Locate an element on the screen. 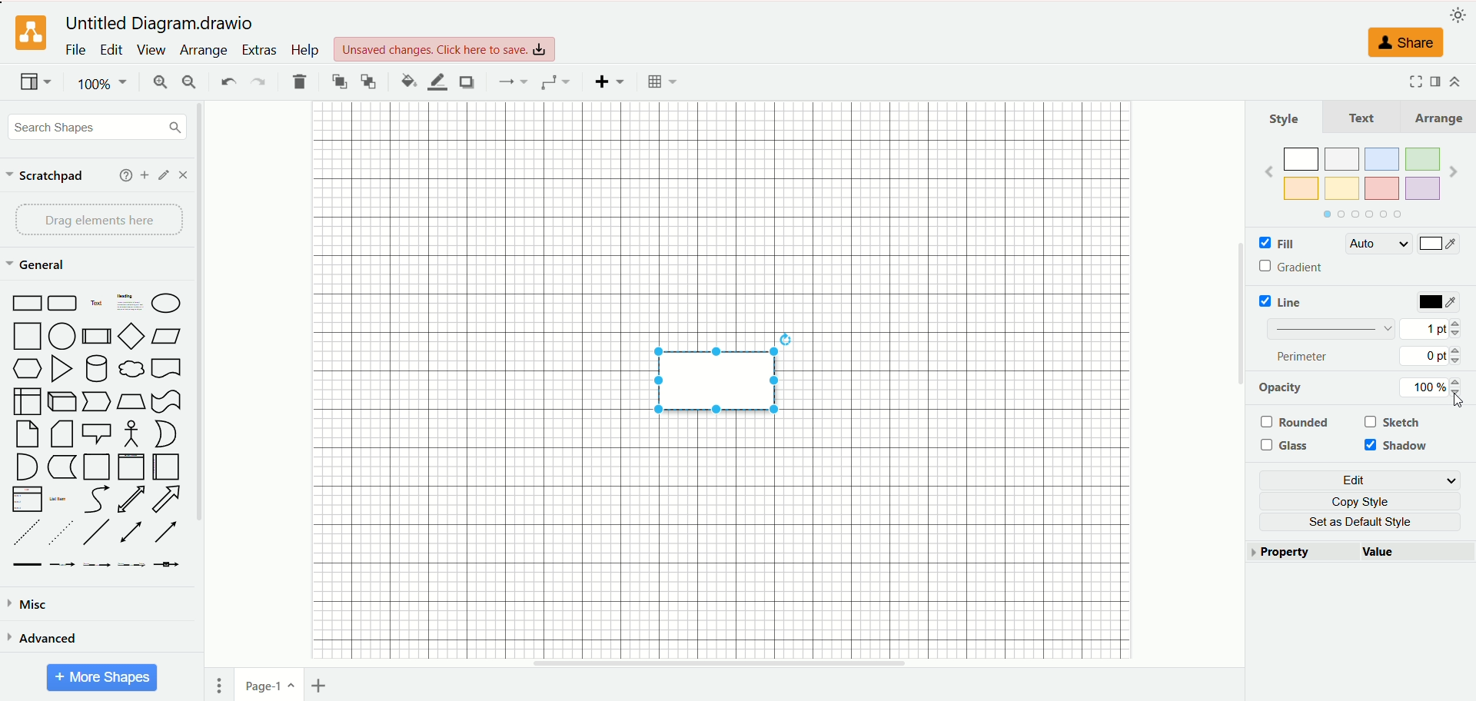  pattern is located at coordinates (1331, 327).